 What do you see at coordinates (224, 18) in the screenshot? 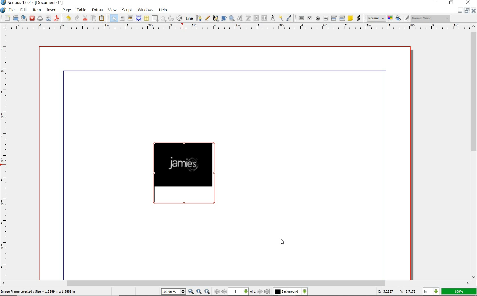
I see `rotate item` at bounding box center [224, 18].